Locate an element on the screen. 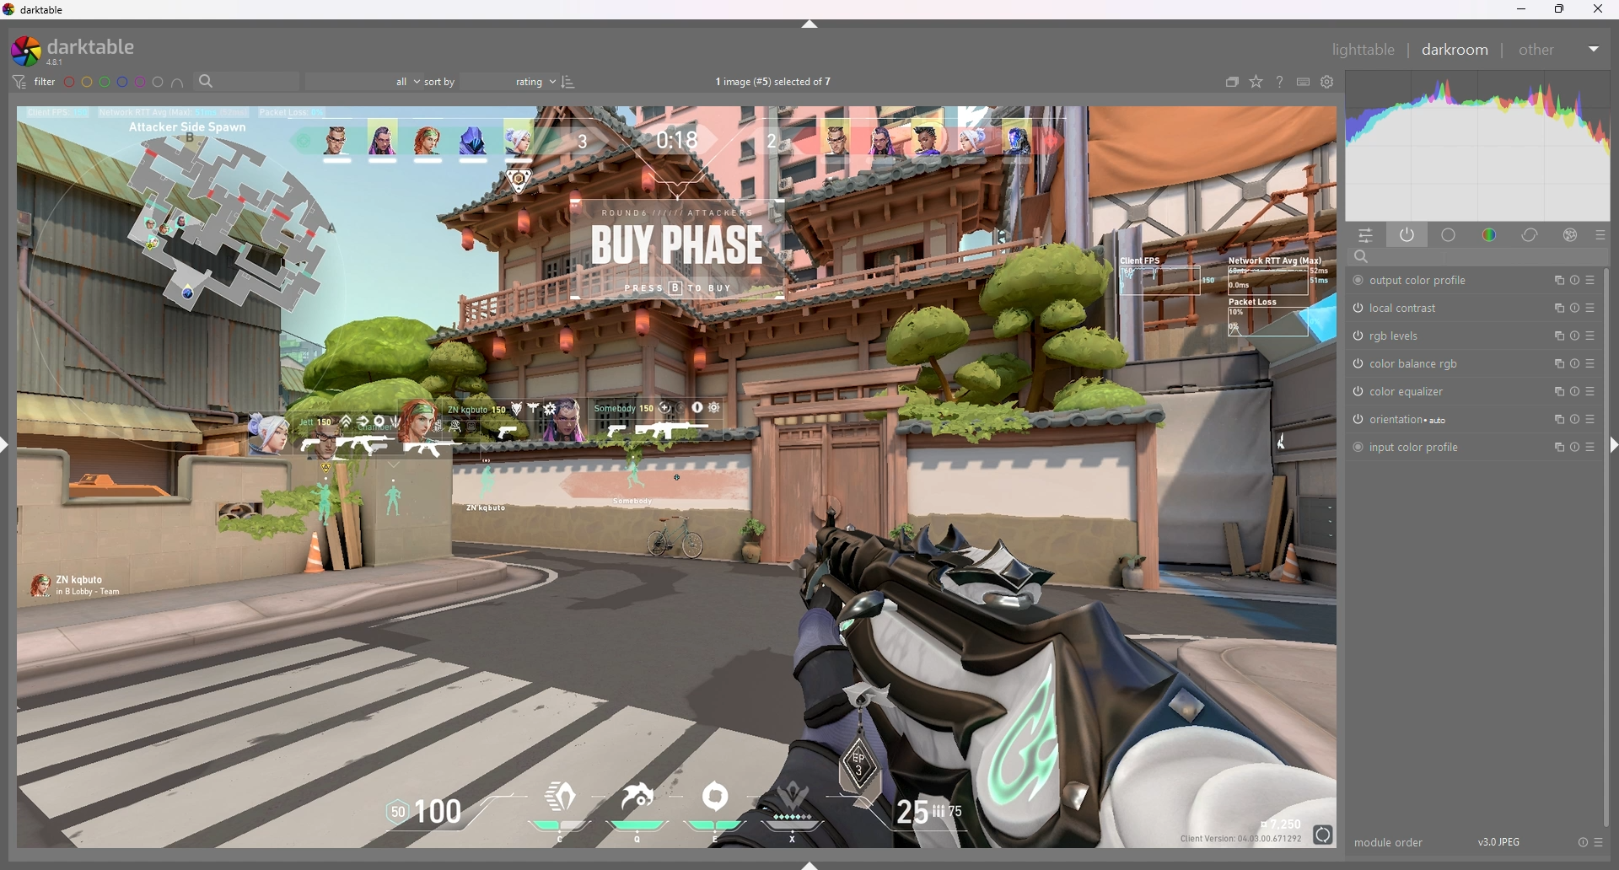  active modules is located at coordinates (1408, 234).